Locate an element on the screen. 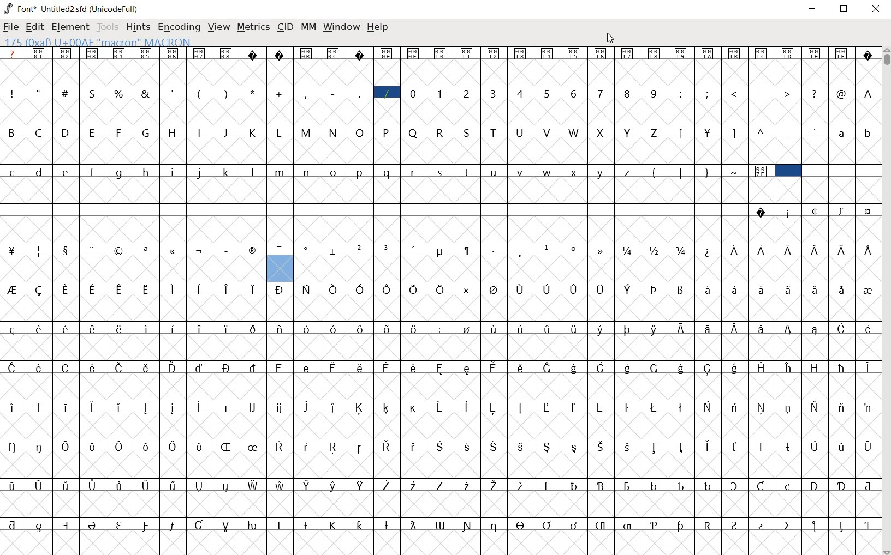 The image size is (891, 555). Symbol is located at coordinates (281, 250).